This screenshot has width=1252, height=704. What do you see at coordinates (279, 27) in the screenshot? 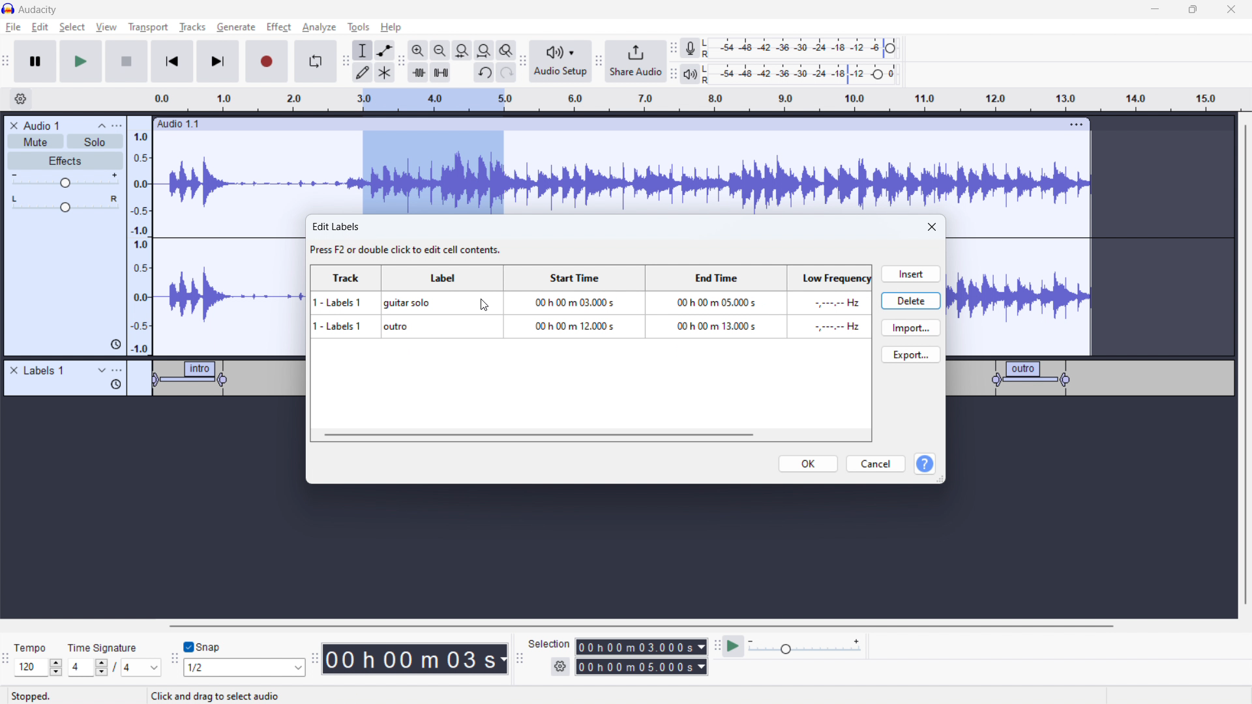
I see `effect` at bounding box center [279, 27].